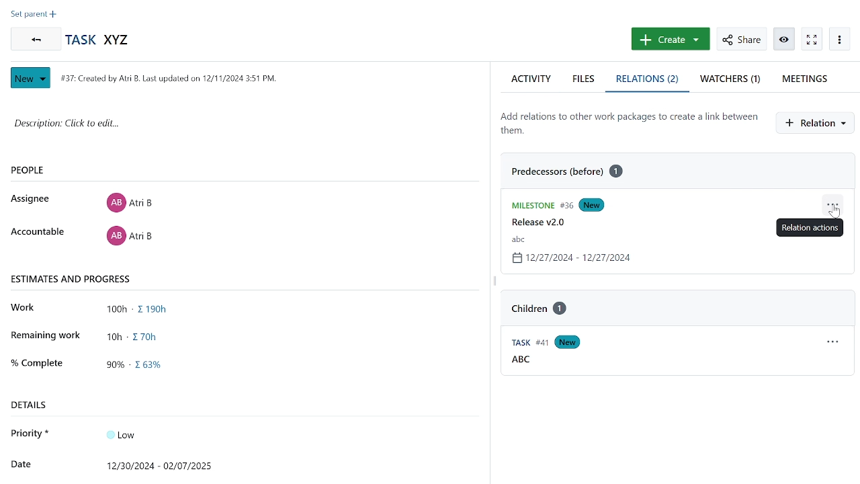 The width and height of the screenshot is (860, 484). Describe the element at coordinates (31, 433) in the screenshot. I see `priority*` at that location.